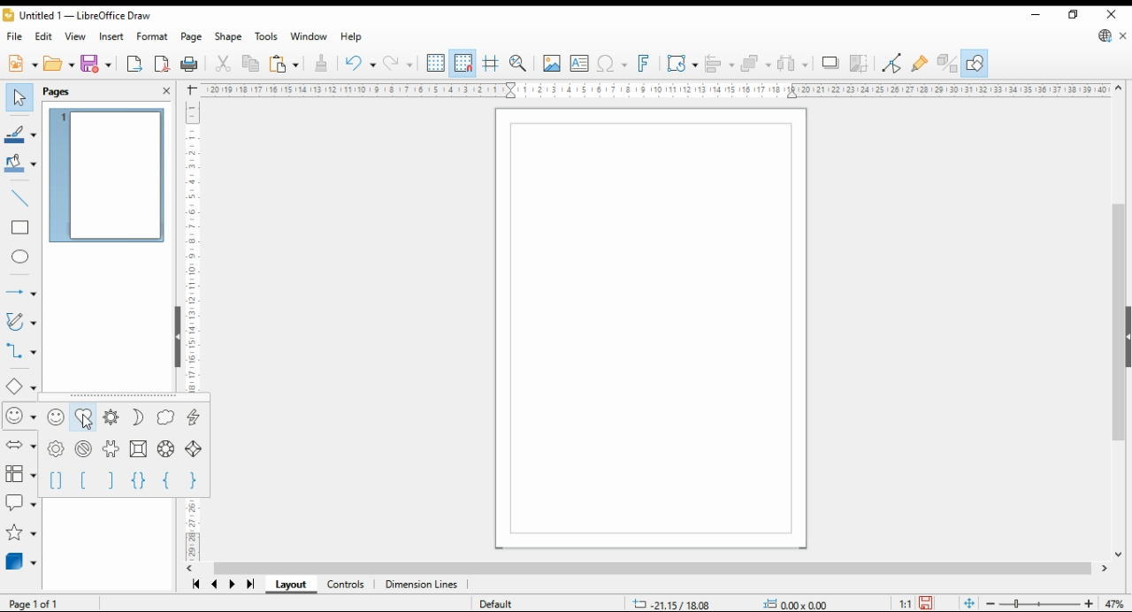 This screenshot has width=1132, height=612. What do you see at coordinates (137, 449) in the screenshot?
I see `square bevel` at bounding box center [137, 449].